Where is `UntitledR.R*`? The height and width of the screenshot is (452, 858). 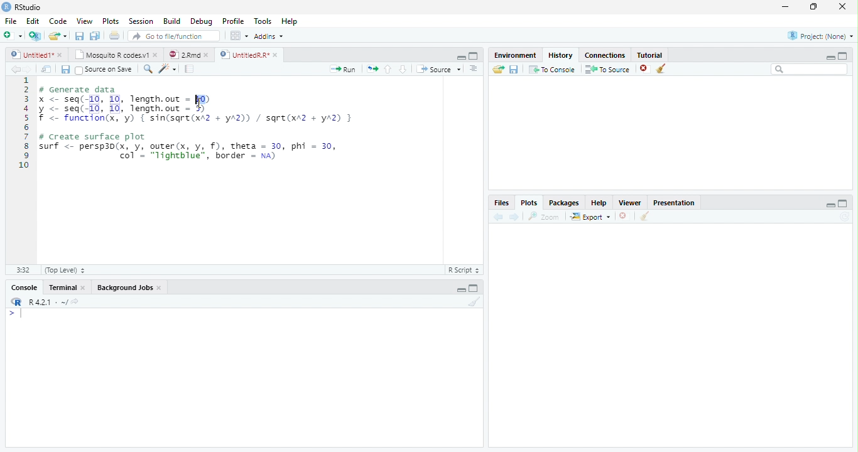 UntitledR.R* is located at coordinates (243, 55).